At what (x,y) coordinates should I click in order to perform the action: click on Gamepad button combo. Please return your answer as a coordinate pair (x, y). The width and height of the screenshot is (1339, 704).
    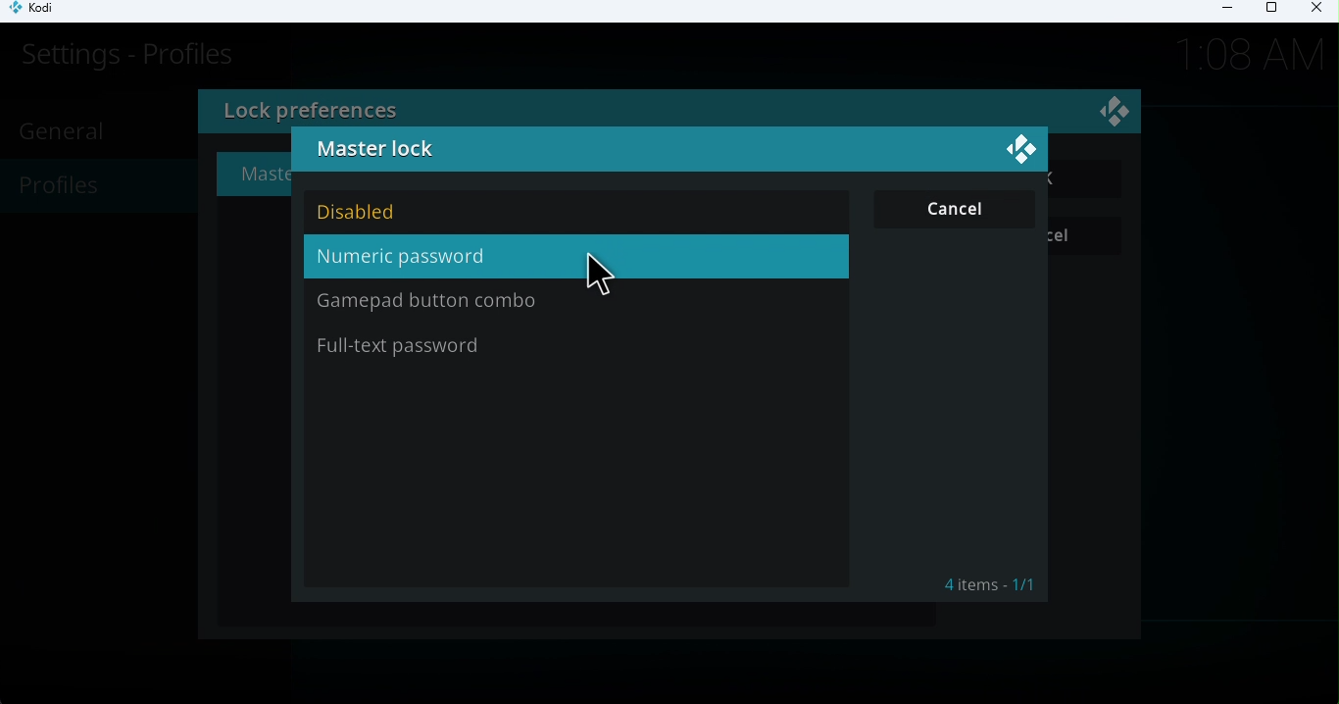
    Looking at the image, I should click on (431, 303).